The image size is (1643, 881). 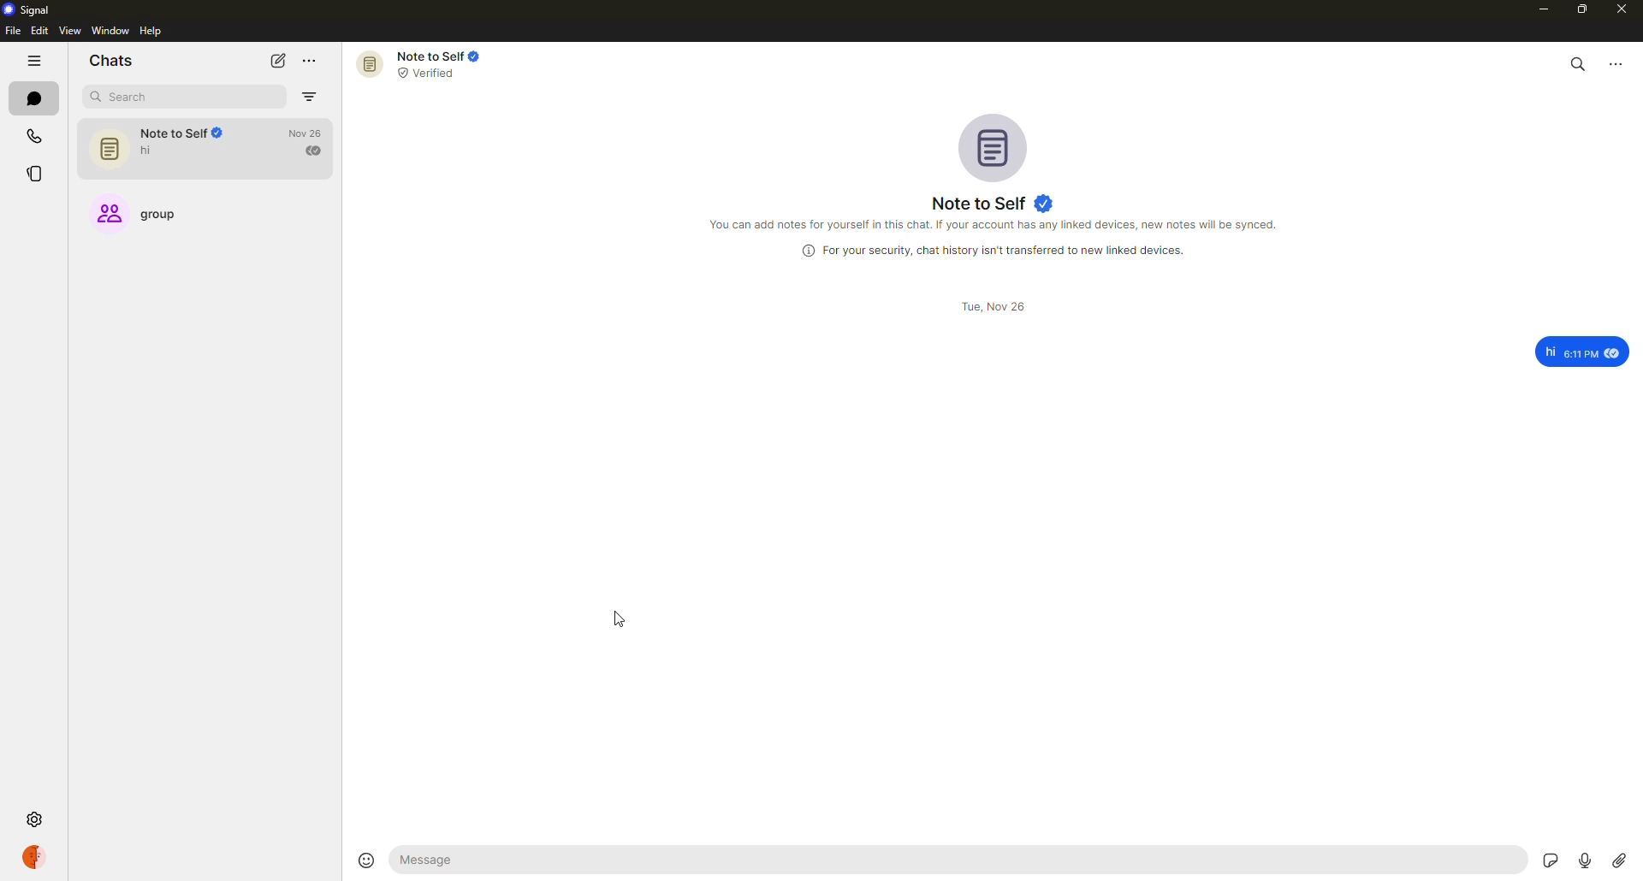 I want to click on hide tabs, so click(x=34, y=62).